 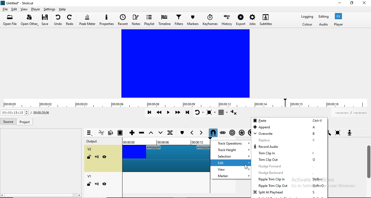 I want to click on mute, so click(x=97, y=184).